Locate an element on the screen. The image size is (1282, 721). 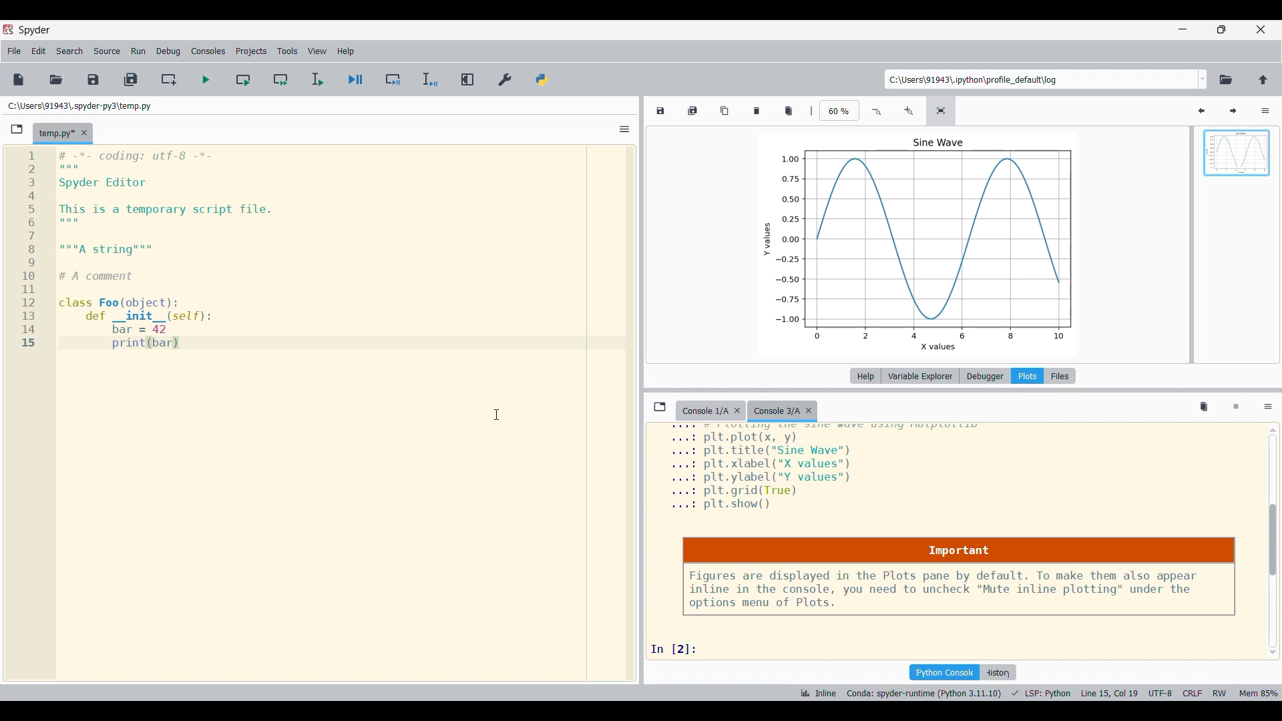
Input zoom factor is located at coordinates (840, 110).